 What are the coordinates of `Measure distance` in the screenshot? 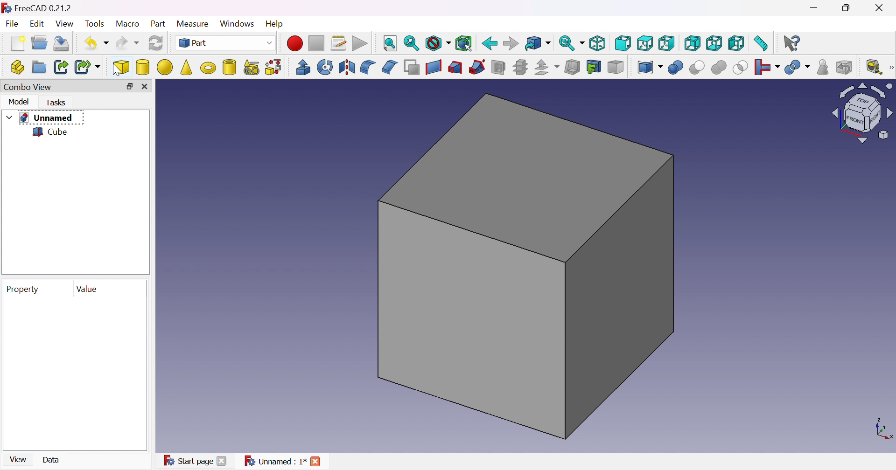 It's located at (761, 44).